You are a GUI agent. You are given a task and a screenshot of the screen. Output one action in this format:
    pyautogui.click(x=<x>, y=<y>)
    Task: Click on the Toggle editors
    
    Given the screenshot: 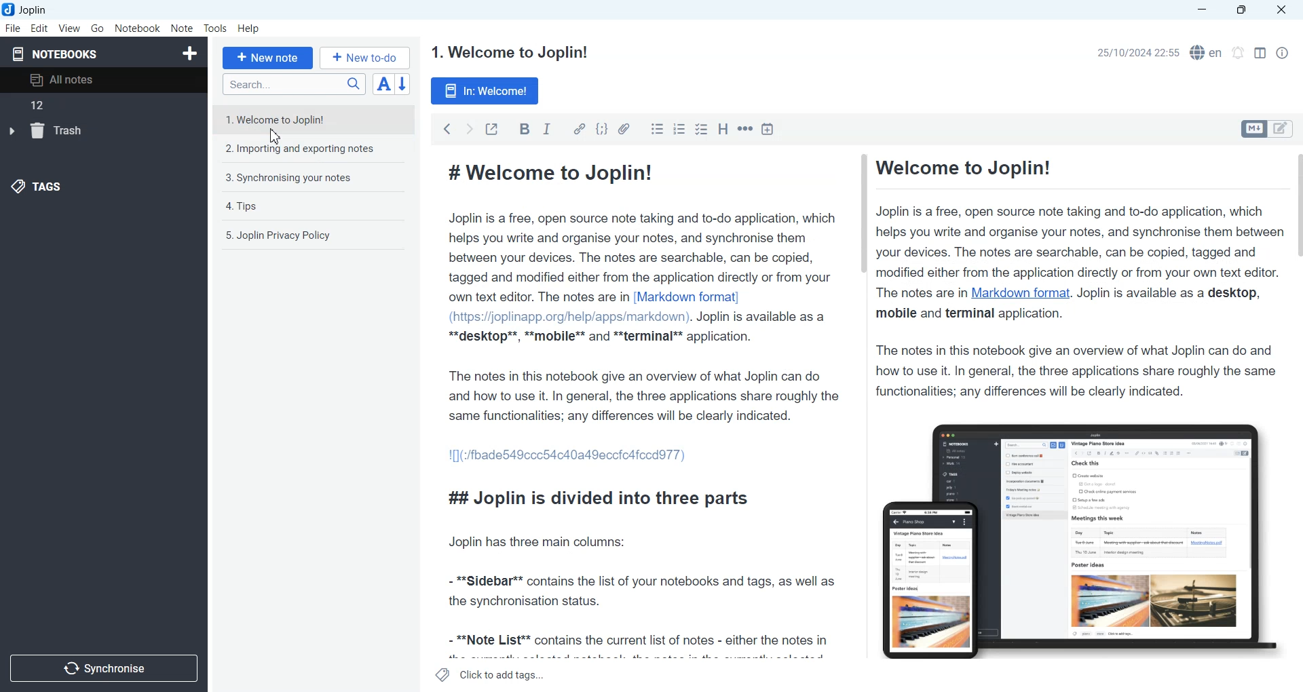 What is the action you would take?
    pyautogui.click(x=1283, y=129)
    